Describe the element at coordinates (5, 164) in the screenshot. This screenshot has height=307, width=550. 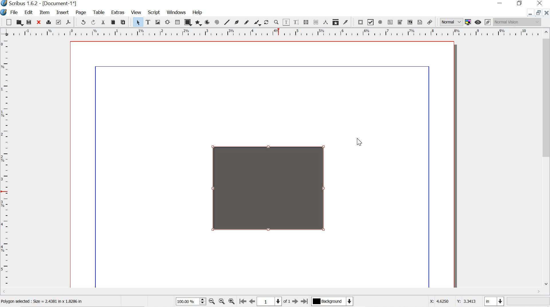
I see `ruler` at that location.